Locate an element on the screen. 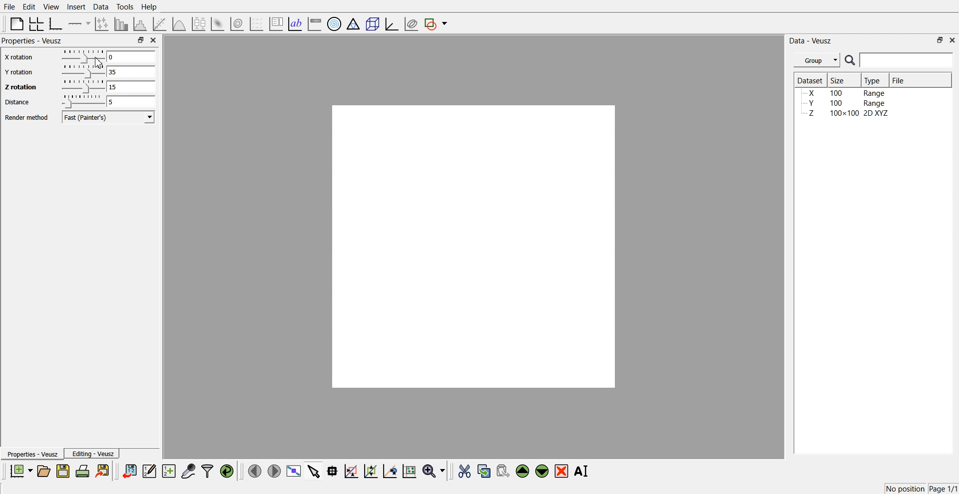 The width and height of the screenshot is (959, 494). Edit is located at coordinates (28, 7).